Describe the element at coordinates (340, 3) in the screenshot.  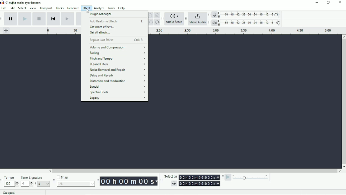
I see `Close` at that location.